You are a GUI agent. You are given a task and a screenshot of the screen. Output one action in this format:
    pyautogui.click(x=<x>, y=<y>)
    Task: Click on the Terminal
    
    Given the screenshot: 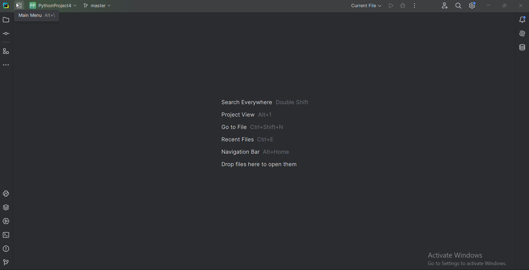 What is the action you would take?
    pyautogui.click(x=8, y=235)
    